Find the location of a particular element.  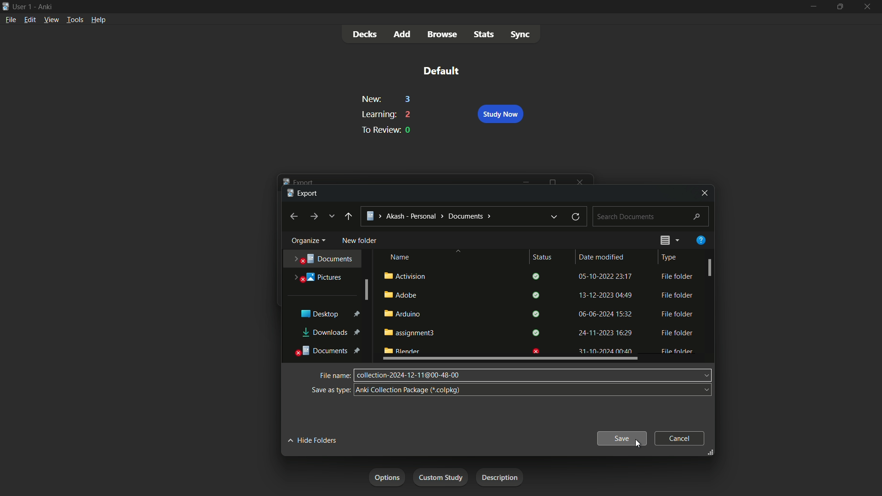

export is located at coordinates (303, 194).